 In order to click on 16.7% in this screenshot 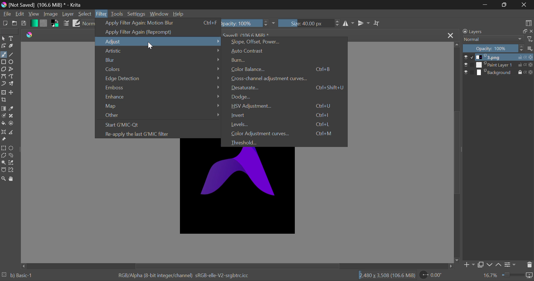, I will do `click(488, 276)`.